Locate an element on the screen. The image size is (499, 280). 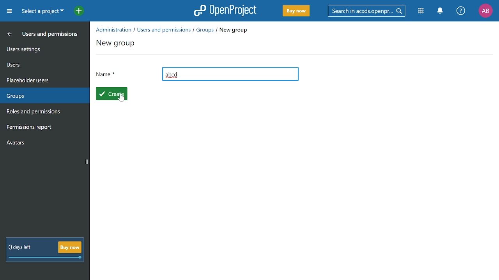
Notification is located at coordinates (440, 11).